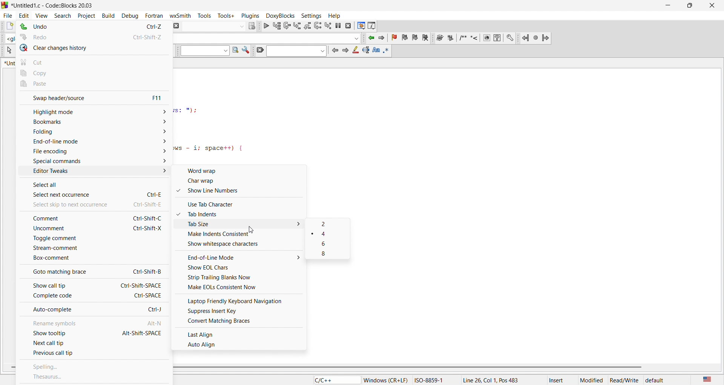  I want to click on icon, so click(345, 51).